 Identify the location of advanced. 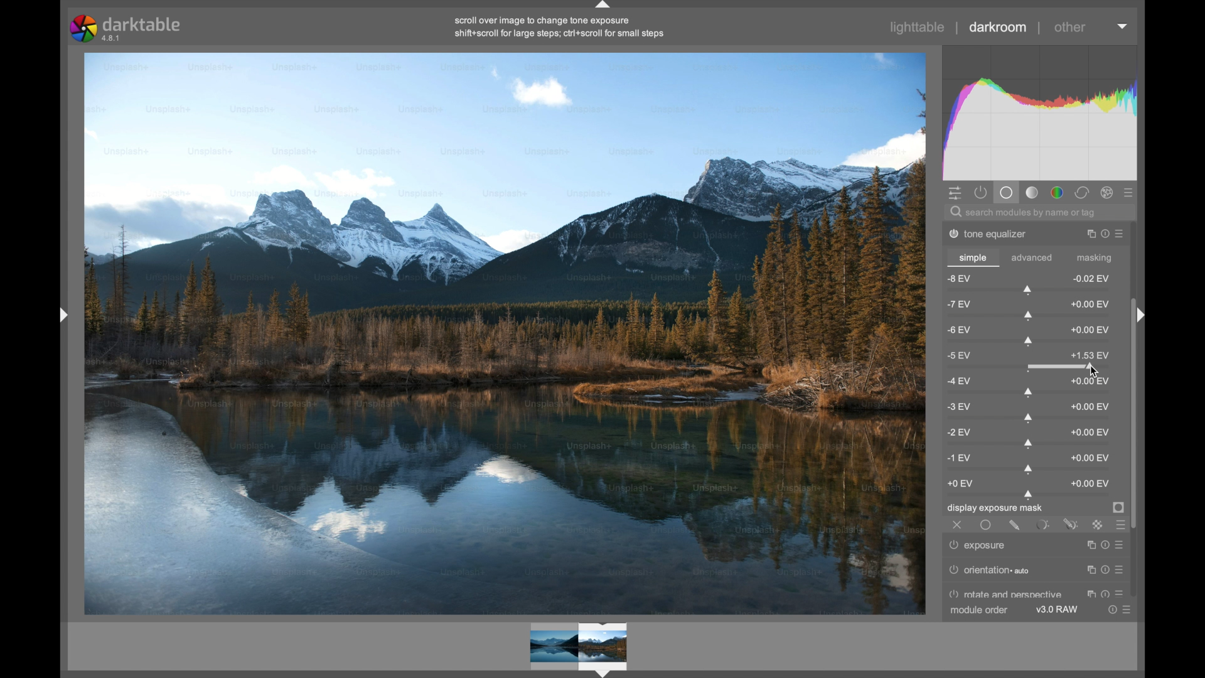
(1033, 257).